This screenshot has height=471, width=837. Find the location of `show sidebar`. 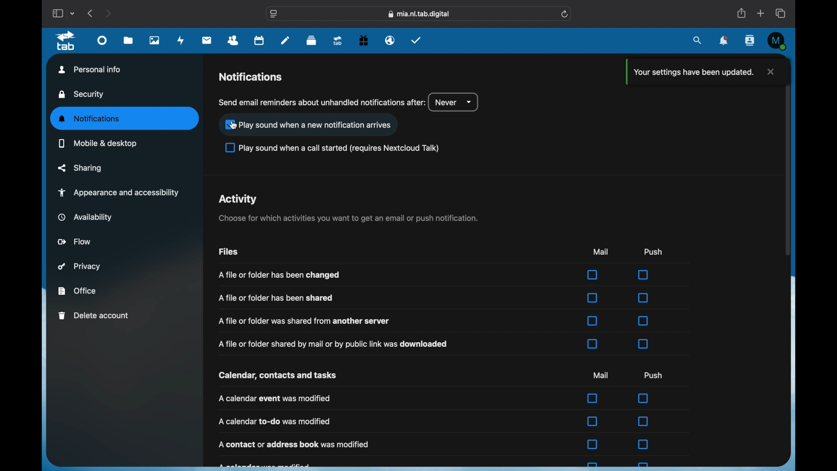

show sidebar is located at coordinates (57, 14).